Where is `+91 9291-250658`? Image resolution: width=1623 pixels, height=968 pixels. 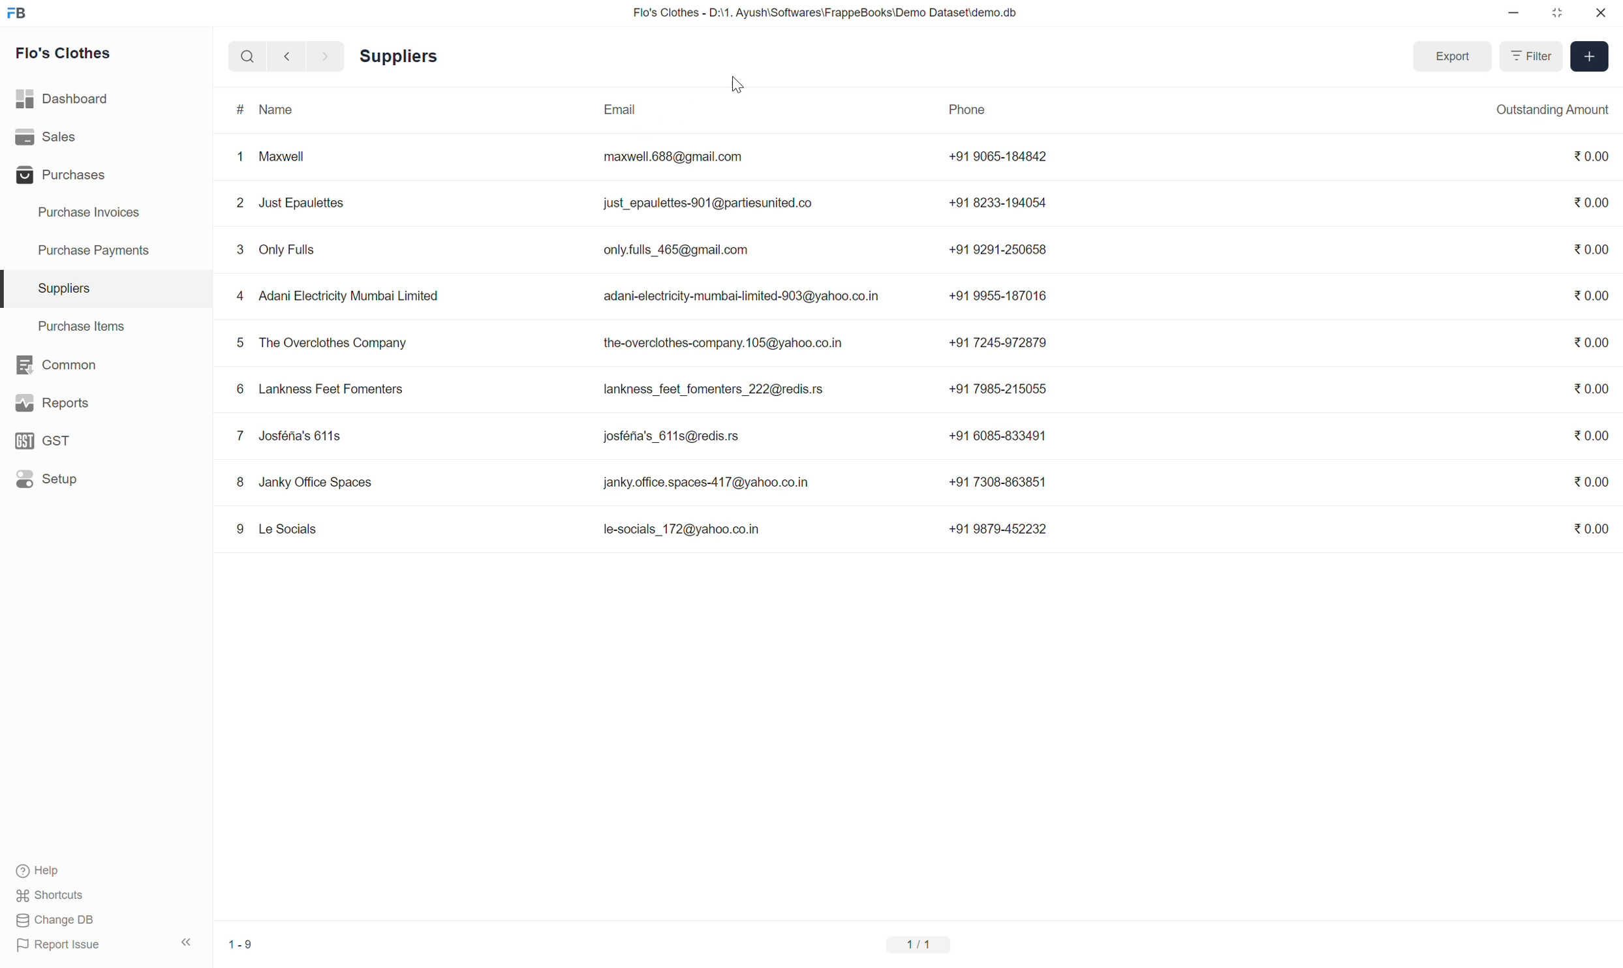
+91 9291-250658 is located at coordinates (1000, 249).